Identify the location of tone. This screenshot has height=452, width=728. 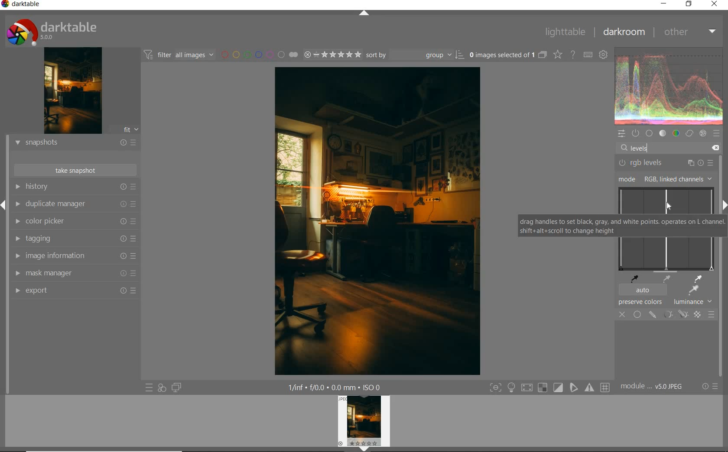
(663, 133).